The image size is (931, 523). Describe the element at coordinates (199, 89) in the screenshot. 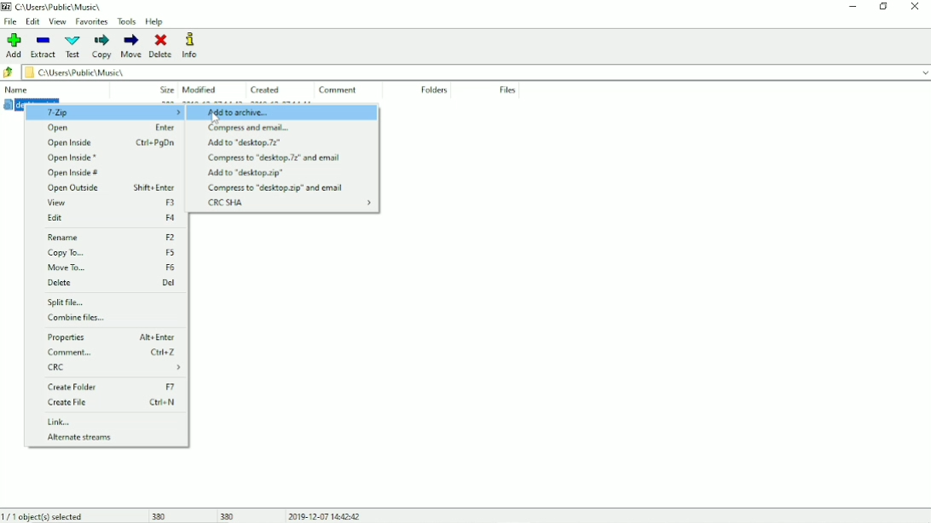

I see `Modified` at that location.